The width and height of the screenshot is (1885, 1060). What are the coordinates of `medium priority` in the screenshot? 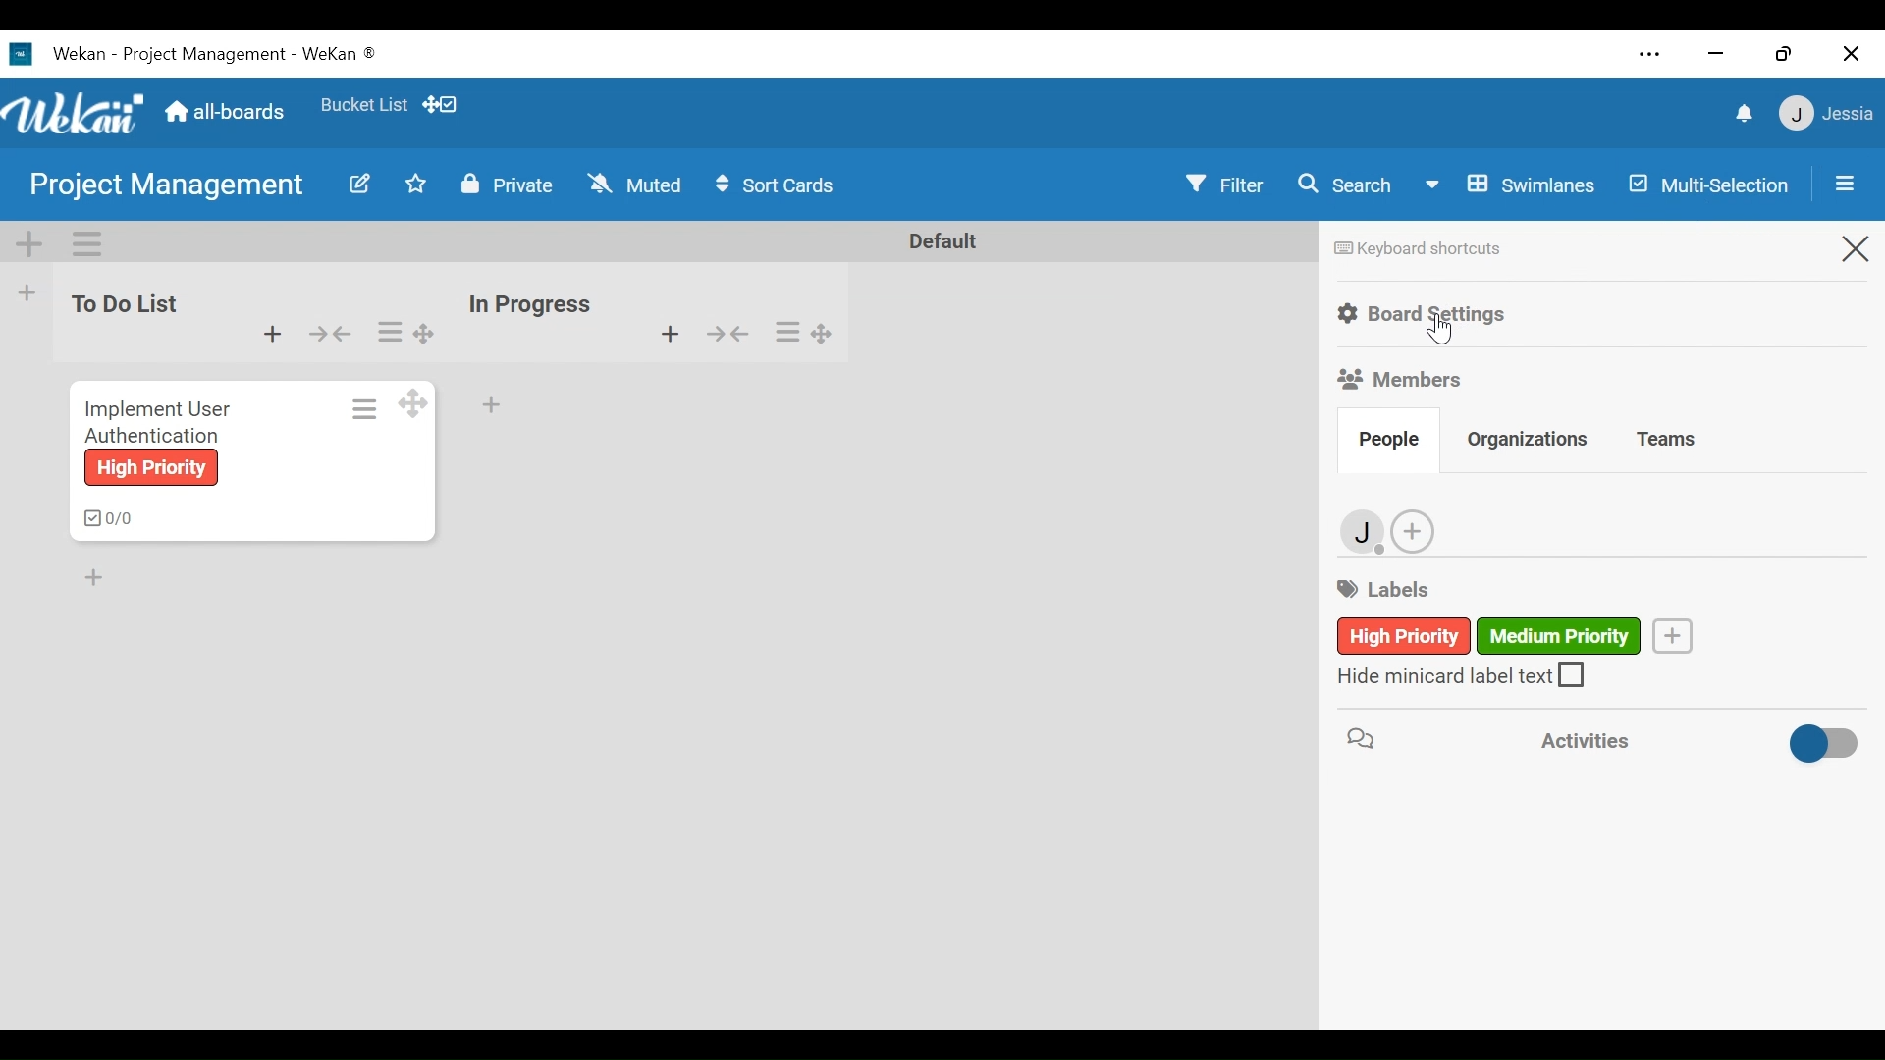 It's located at (1562, 634).